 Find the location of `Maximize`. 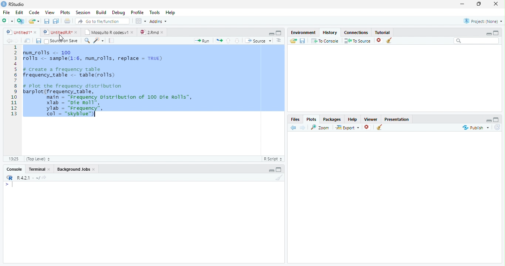

Maximize is located at coordinates (479, 4).